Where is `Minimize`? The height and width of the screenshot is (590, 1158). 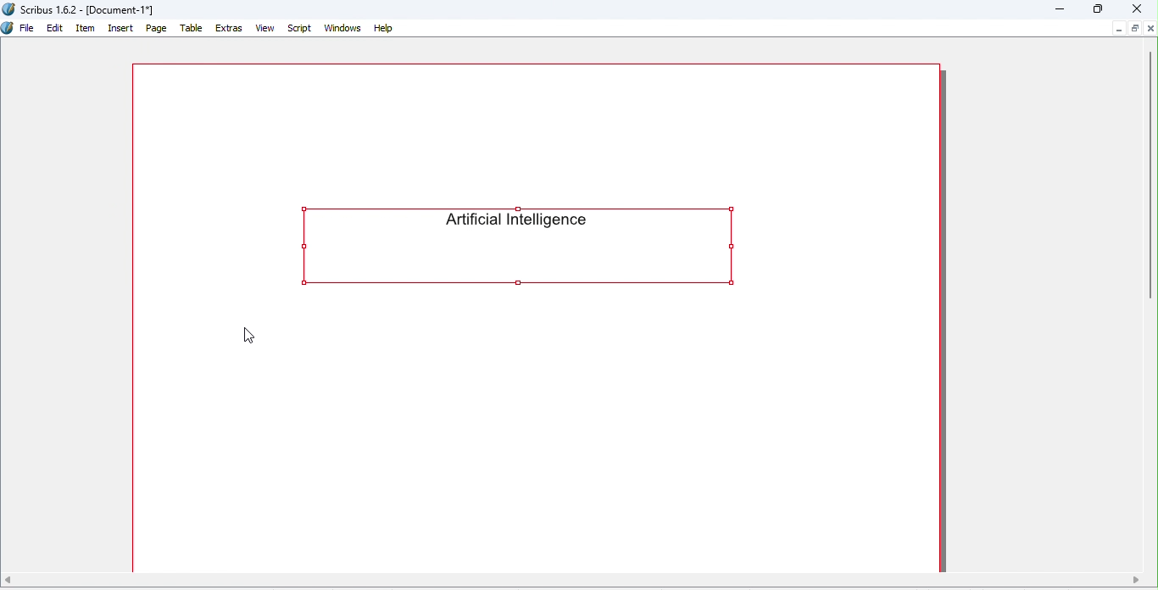
Minimize is located at coordinates (1117, 28).